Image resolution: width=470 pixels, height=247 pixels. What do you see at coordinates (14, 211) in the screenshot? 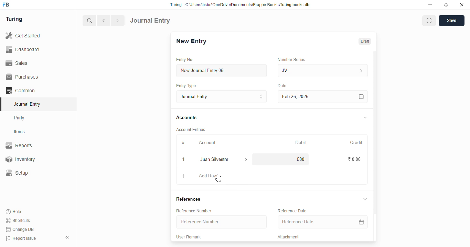
I see `help` at bounding box center [14, 211].